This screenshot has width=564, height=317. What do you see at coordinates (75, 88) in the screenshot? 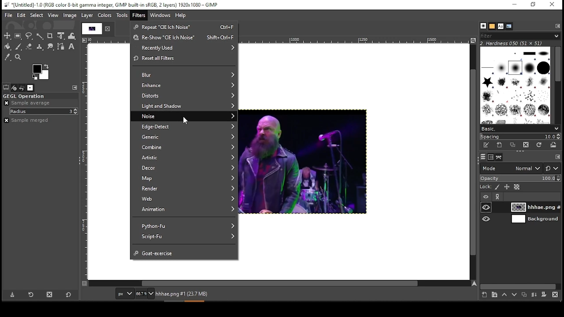
I see `configure this tab` at bounding box center [75, 88].